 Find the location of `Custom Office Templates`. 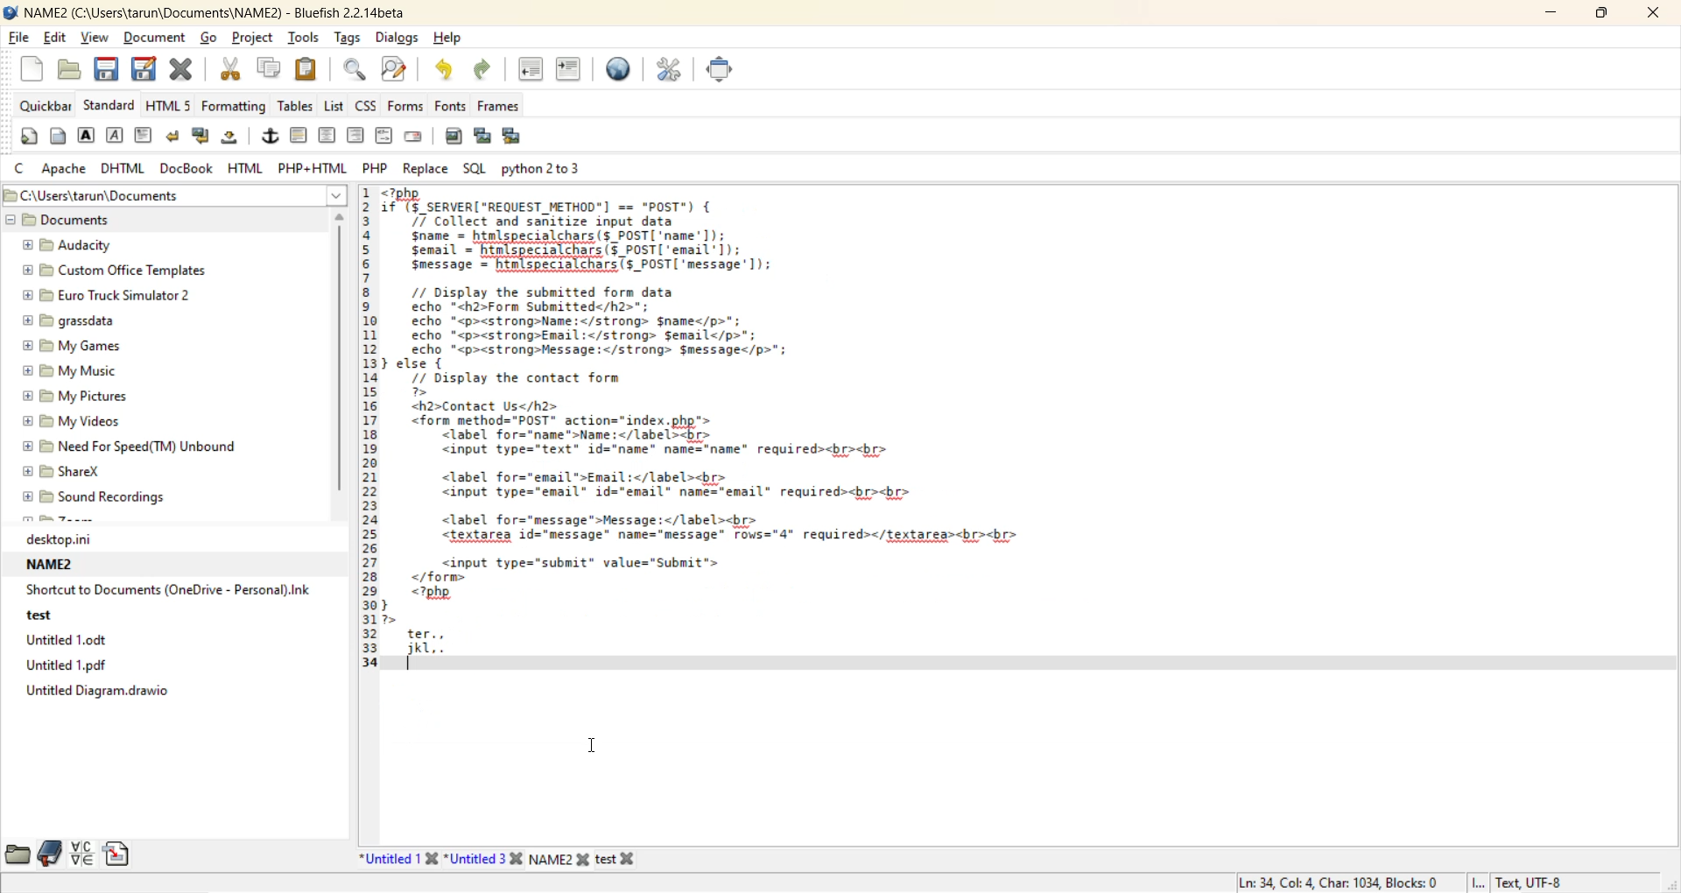

Custom Office Templates is located at coordinates (118, 270).